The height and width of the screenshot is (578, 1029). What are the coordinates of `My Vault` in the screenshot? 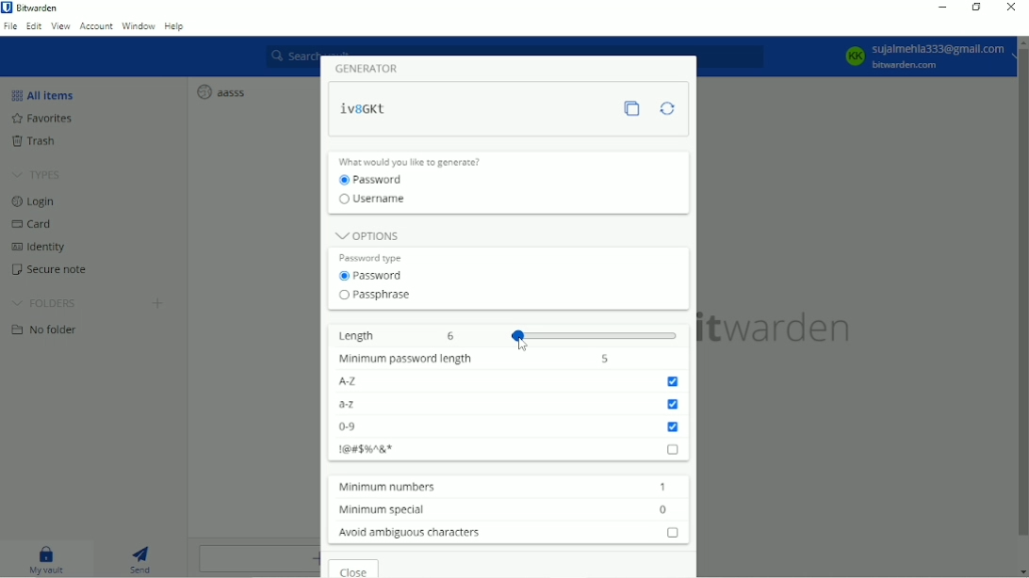 It's located at (50, 560).